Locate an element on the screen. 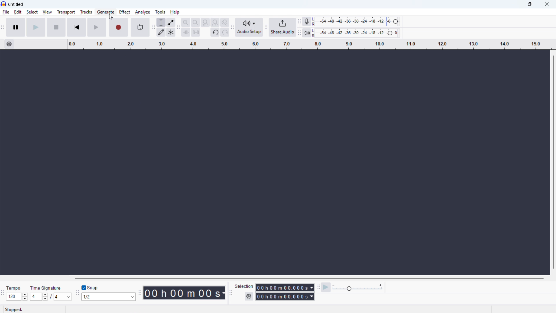 The height and width of the screenshot is (313, 556). Zoom out  is located at coordinates (195, 22).